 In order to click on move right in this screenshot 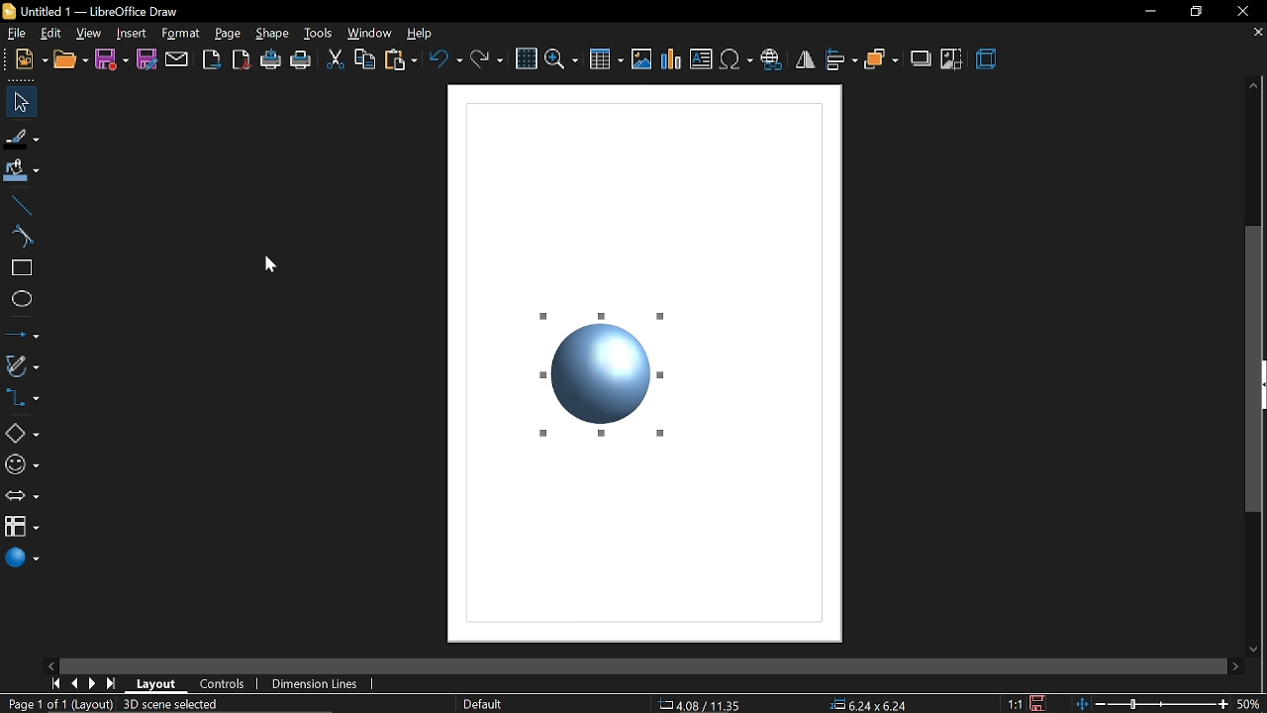, I will do `click(1237, 665)`.